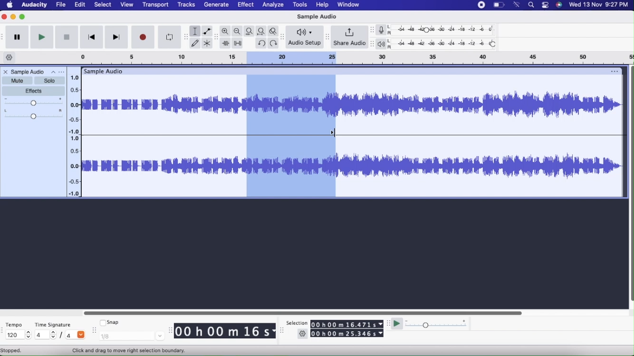 The height and width of the screenshot is (356, 634). What do you see at coordinates (16, 324) in the screenshot?
I see `Tempo` at bounding box center [16, 324].